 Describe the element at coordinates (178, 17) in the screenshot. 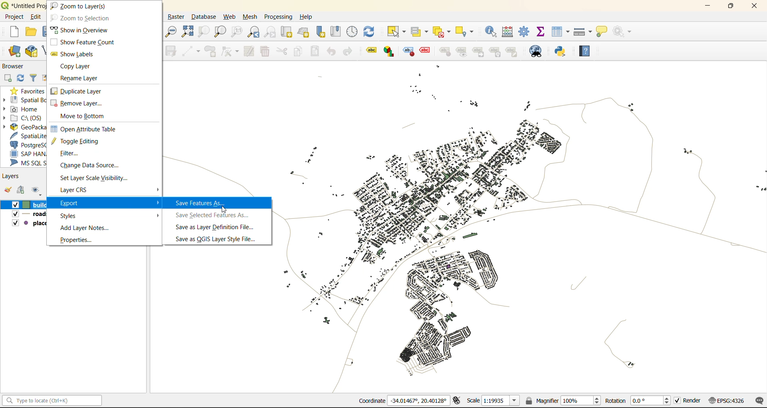

I see `raster` at that location.